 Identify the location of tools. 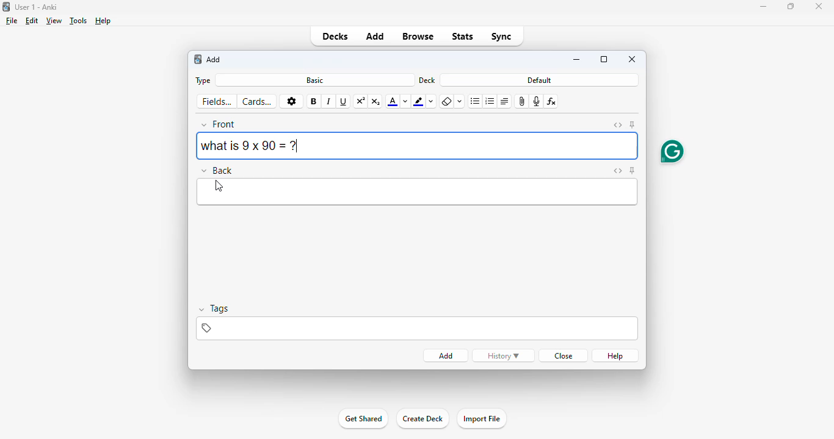
(79, 21).